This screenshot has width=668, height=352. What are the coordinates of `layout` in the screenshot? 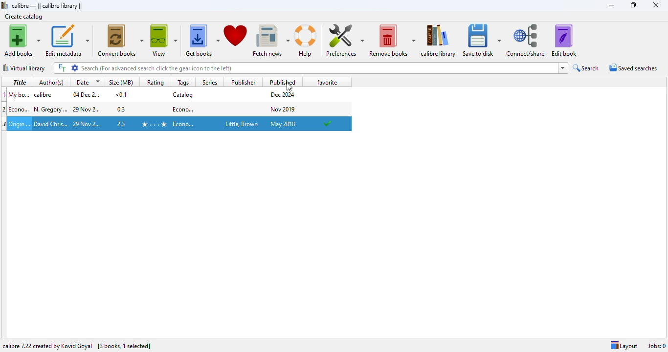 It's located at (624, 346).